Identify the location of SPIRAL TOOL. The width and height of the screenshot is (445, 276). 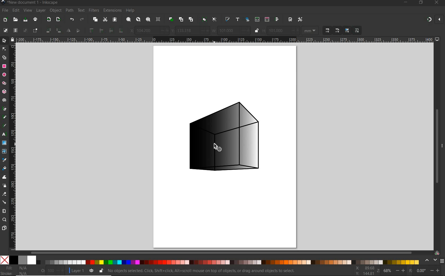
(5, 100).